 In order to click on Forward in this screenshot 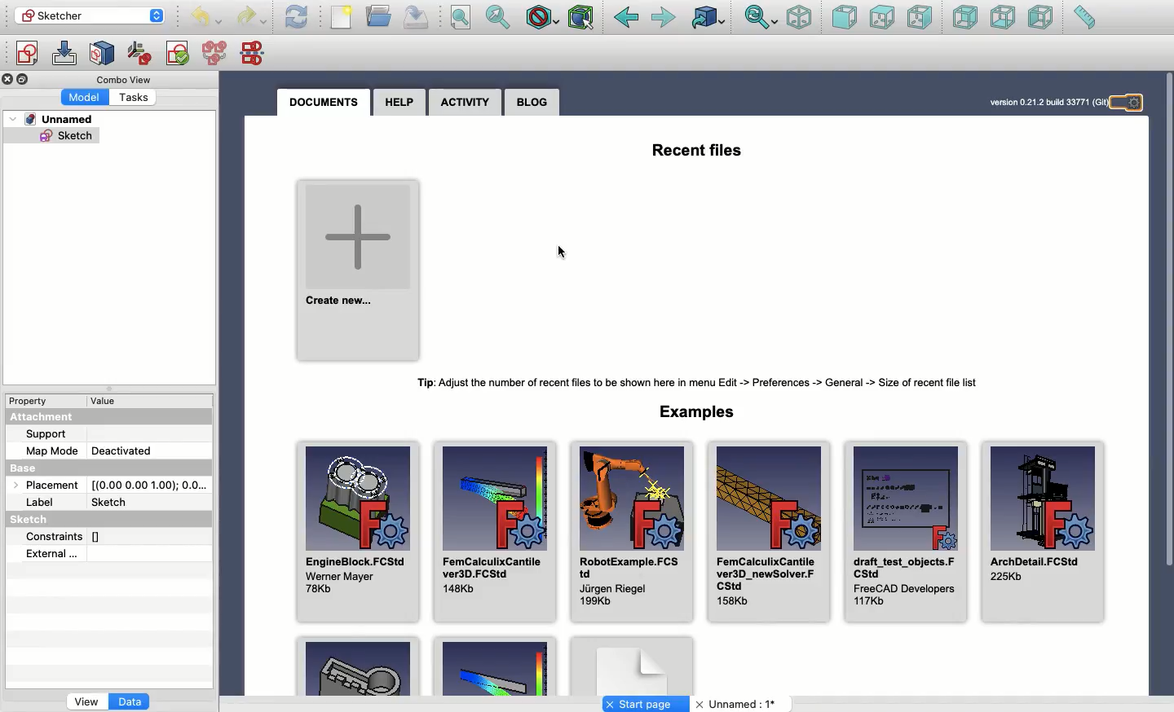, I will do `click(666, 20)`.